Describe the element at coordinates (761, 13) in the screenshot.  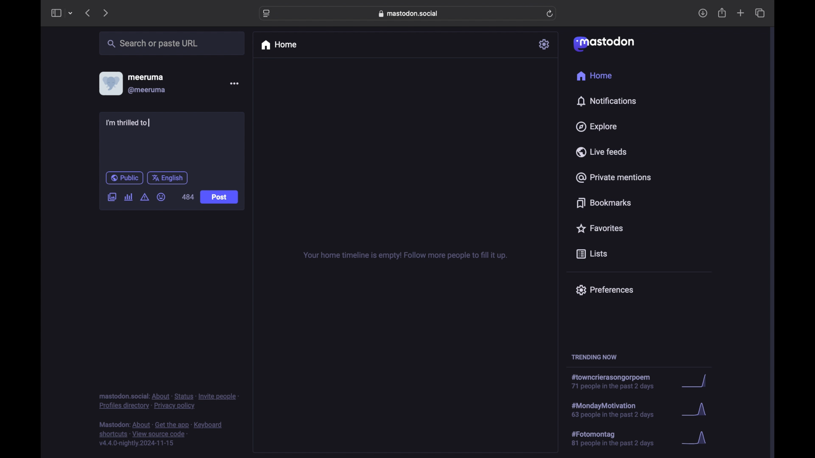
I see `show tab overview` at that location.